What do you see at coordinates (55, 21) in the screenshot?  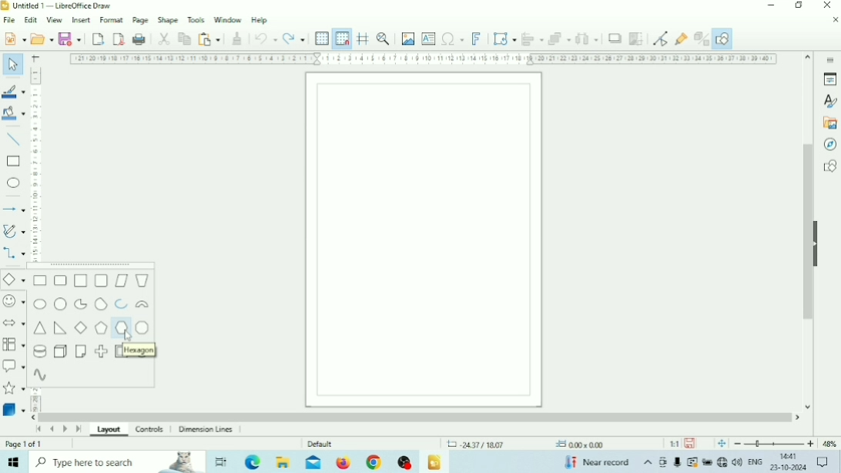 I see `View` at bounding box center [55, 21].